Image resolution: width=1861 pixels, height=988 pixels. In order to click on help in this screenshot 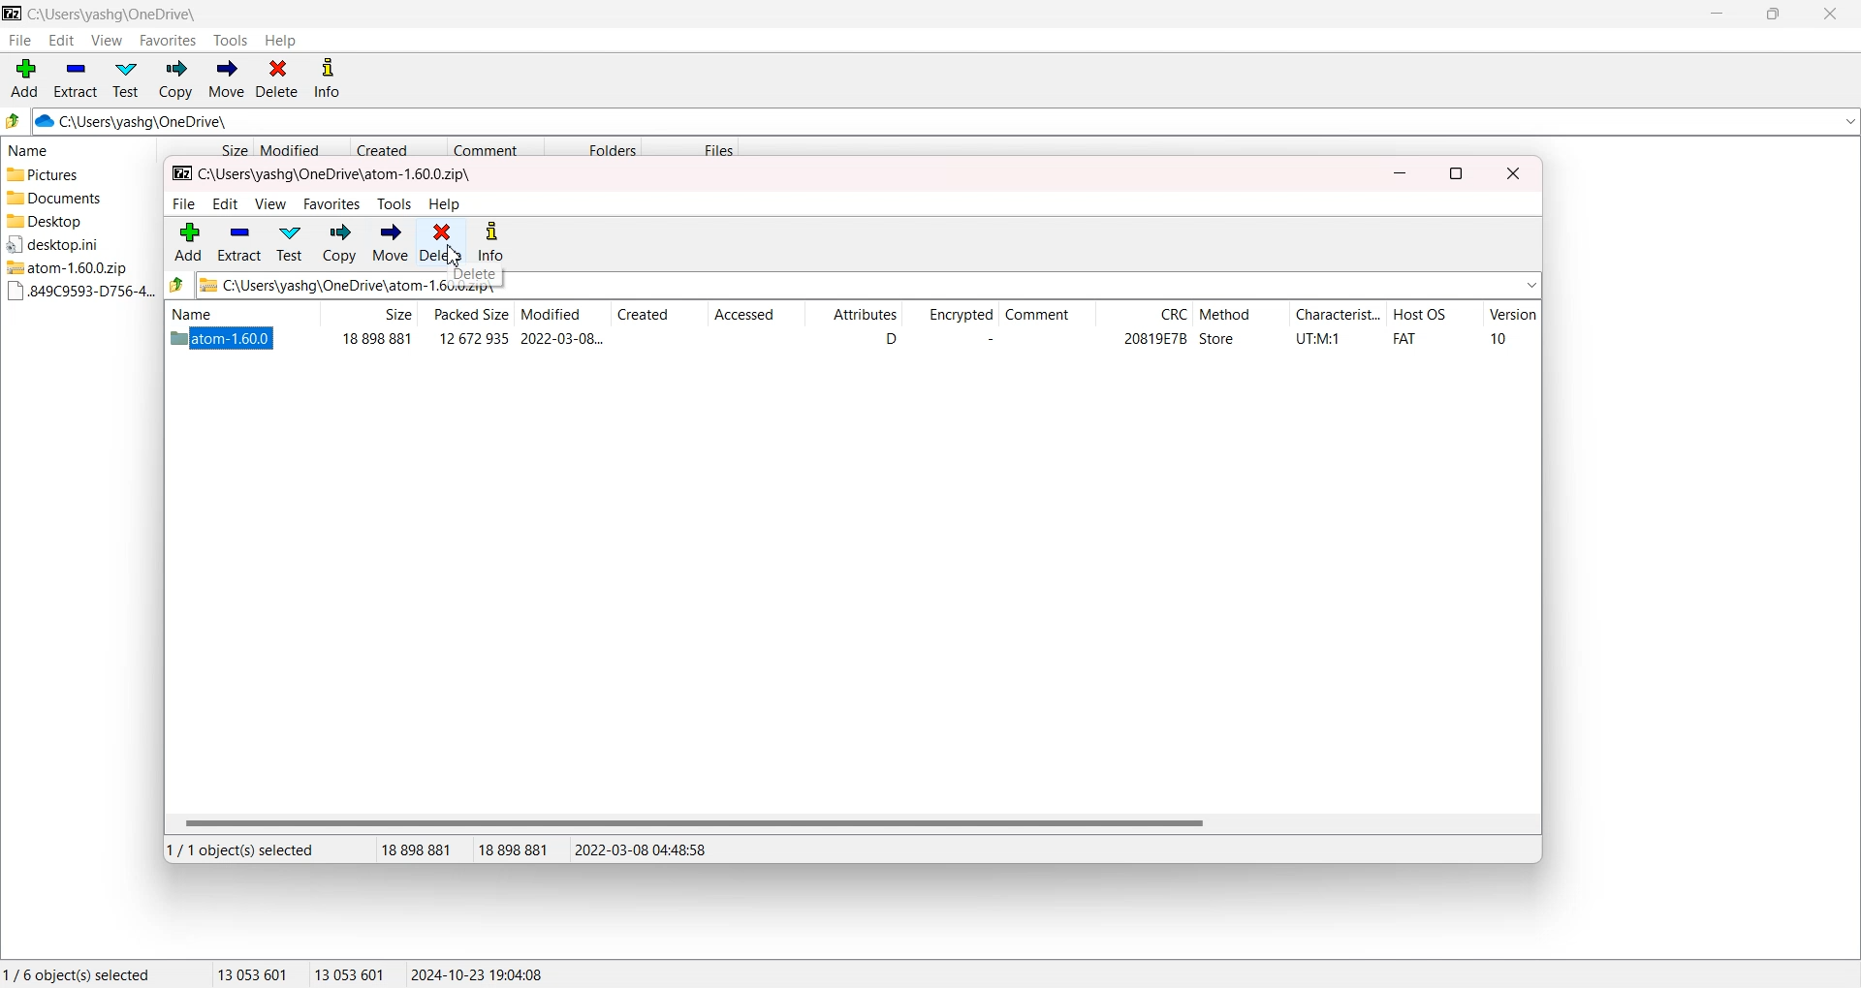, I will do `click(446, 204)`.